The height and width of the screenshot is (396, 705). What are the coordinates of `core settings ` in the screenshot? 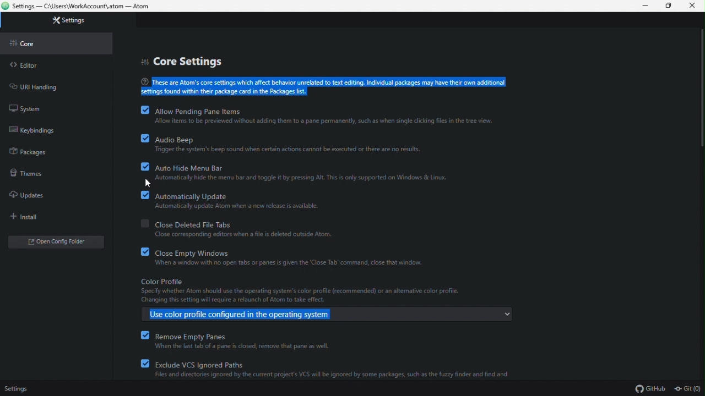 It's located at (182, 62).